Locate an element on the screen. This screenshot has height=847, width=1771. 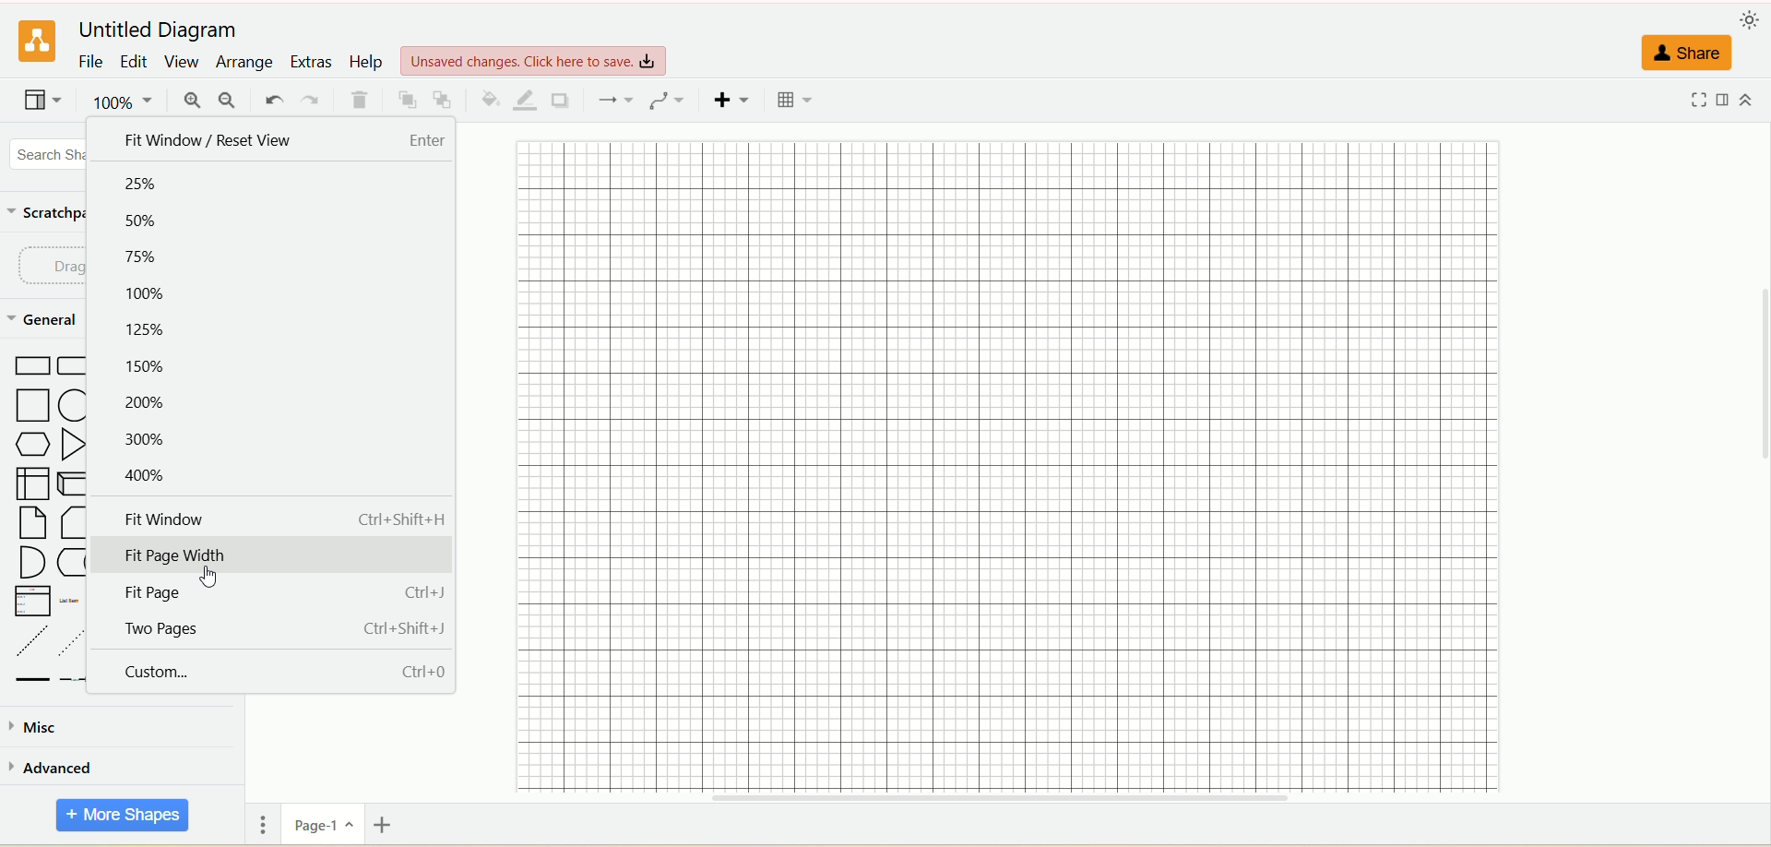
fit window is located at coordinates (281, 519).